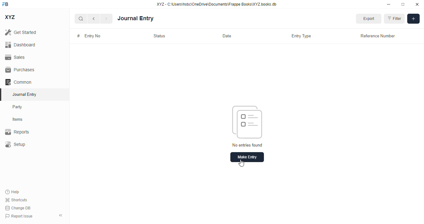  What do you see at coordinates (378, 36) in the screenshot?
I see `reference number` at bounding box center [378, 36].